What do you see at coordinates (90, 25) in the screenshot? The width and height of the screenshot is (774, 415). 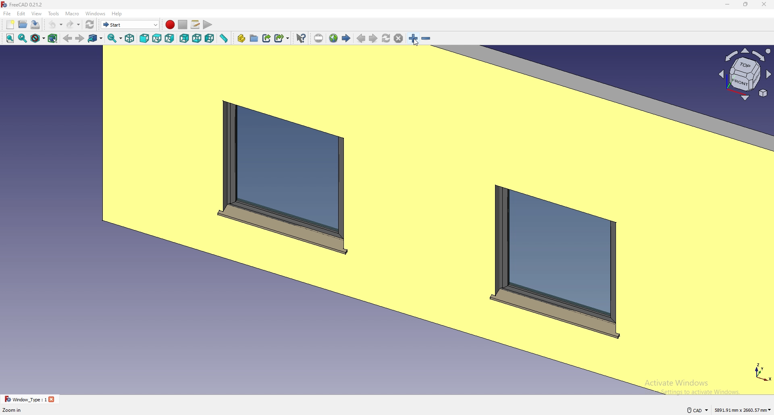 I see `refresh` at bounding box center [90, 25].